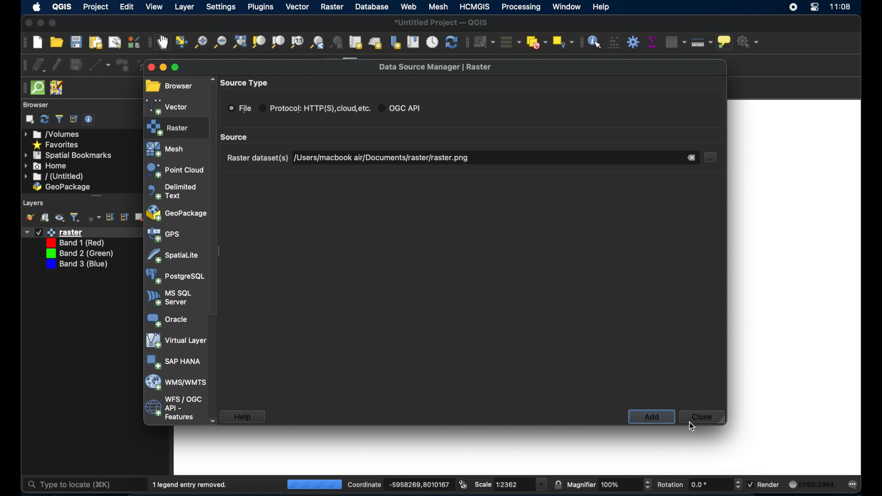  Describe the element at coordinates (246, 82) in the screenshot. I see `source type` at that location.